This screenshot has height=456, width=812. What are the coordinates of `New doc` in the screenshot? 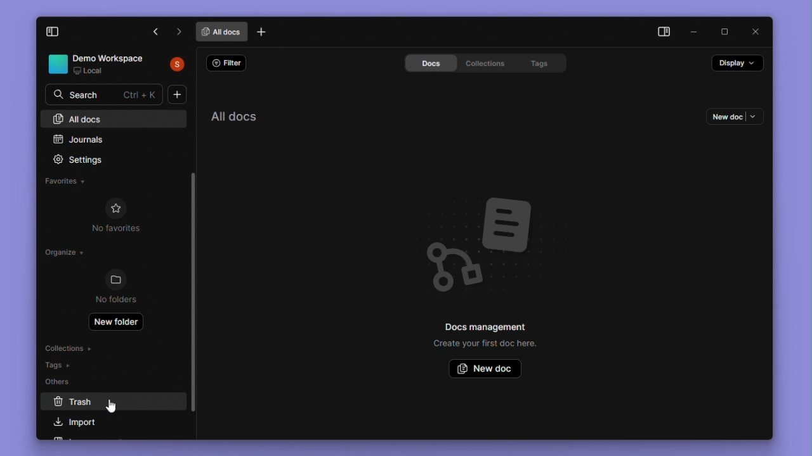 It's located at (487, 368).